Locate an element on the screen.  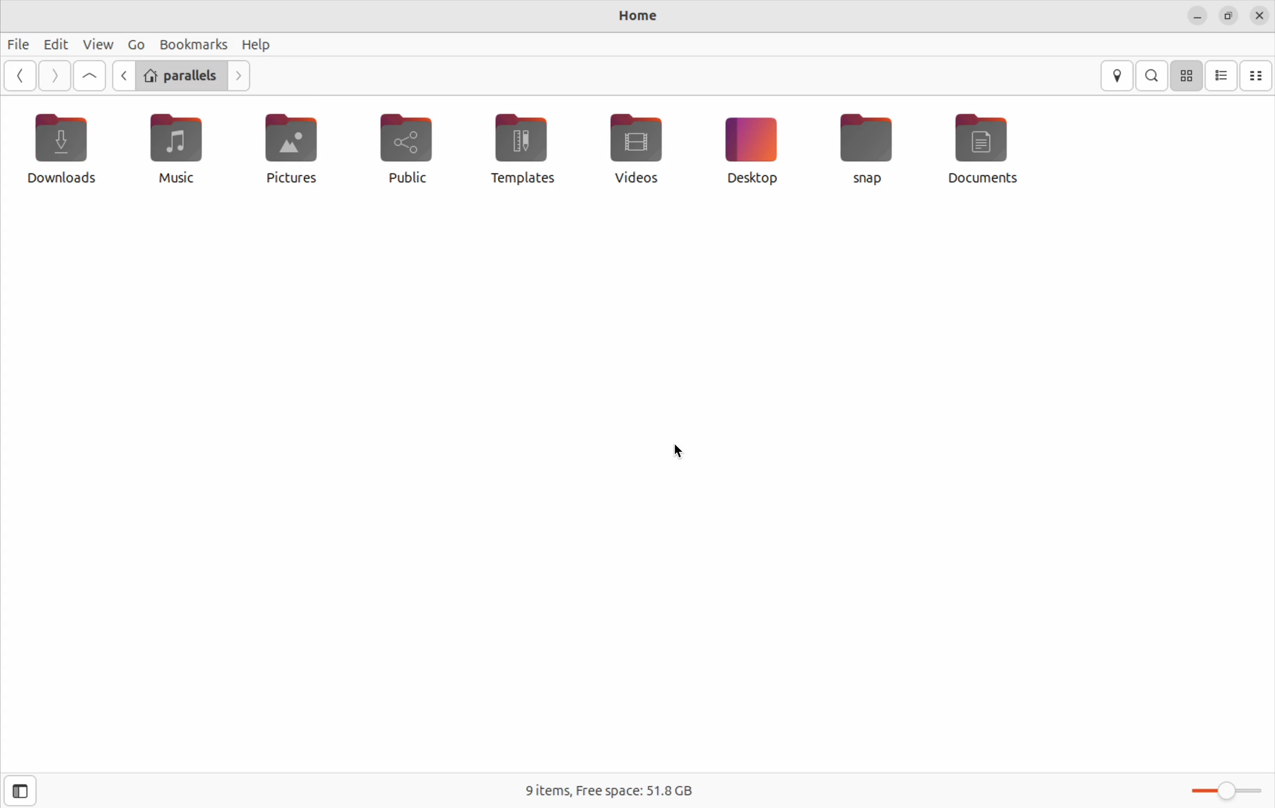
icon view is located at coordinates (1188, 75).